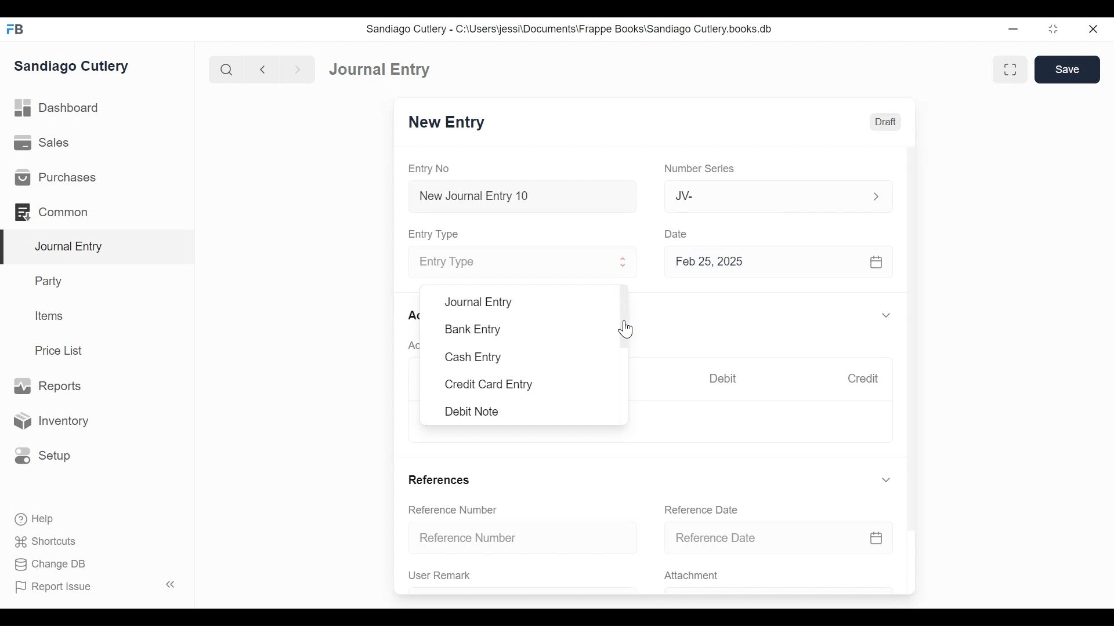 The image size is (1114, 626). Describe the element at coordinates (15, 29) in the screenshot. I see `Frappe Books Desktop icon` at that location.